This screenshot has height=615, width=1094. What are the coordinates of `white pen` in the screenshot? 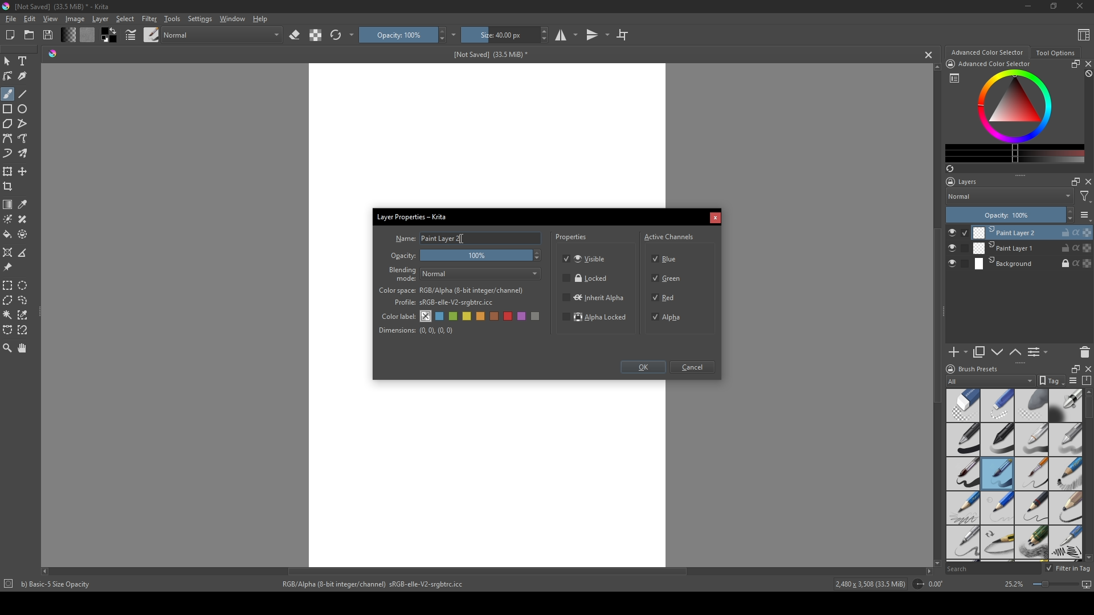 It's located at (1032, 440).